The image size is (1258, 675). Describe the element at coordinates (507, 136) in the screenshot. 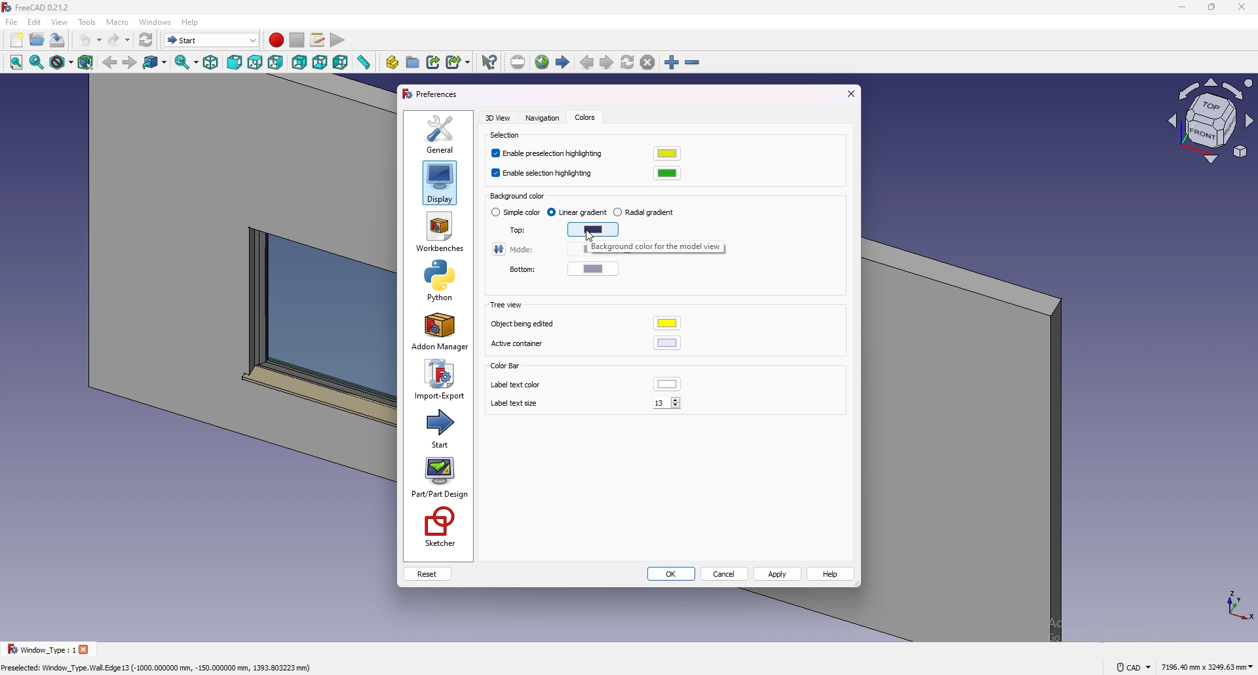

I see `selection` at that location.